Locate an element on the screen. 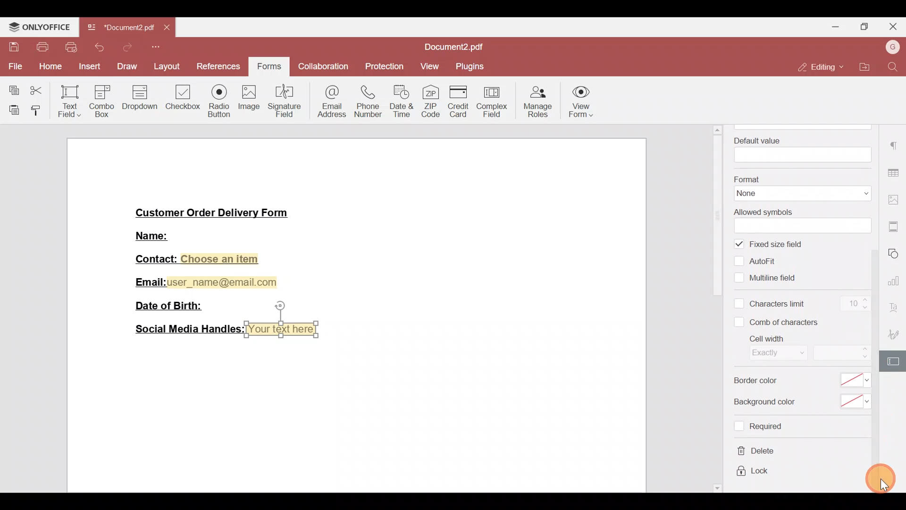 The width and height of the screenshot is (906, 510). Character limit count is located at coordinates (853, 305).